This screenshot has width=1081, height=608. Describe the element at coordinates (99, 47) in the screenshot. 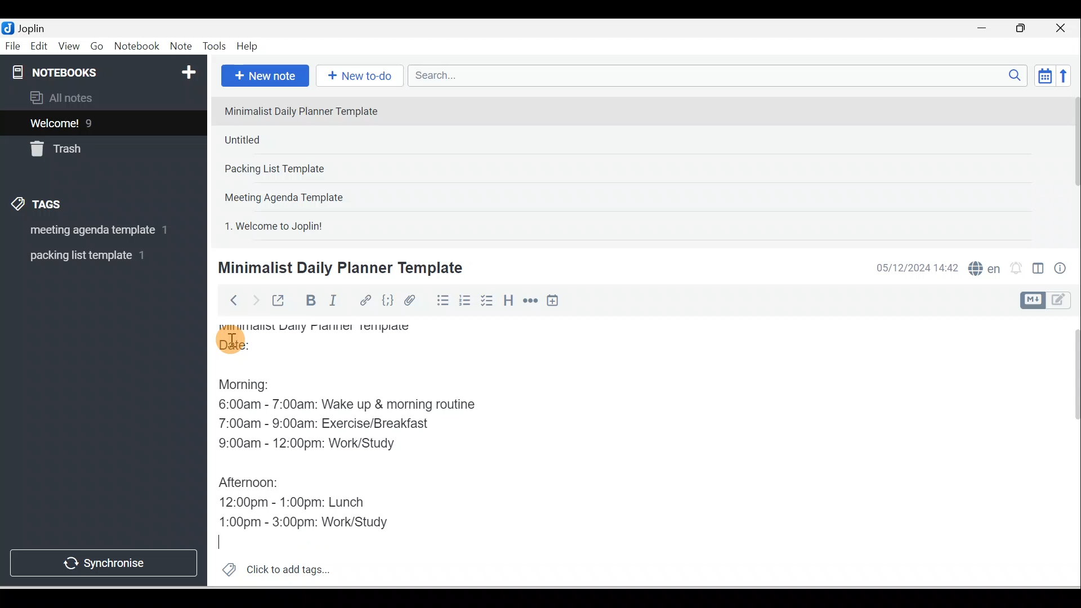

I see `Go` at that location.